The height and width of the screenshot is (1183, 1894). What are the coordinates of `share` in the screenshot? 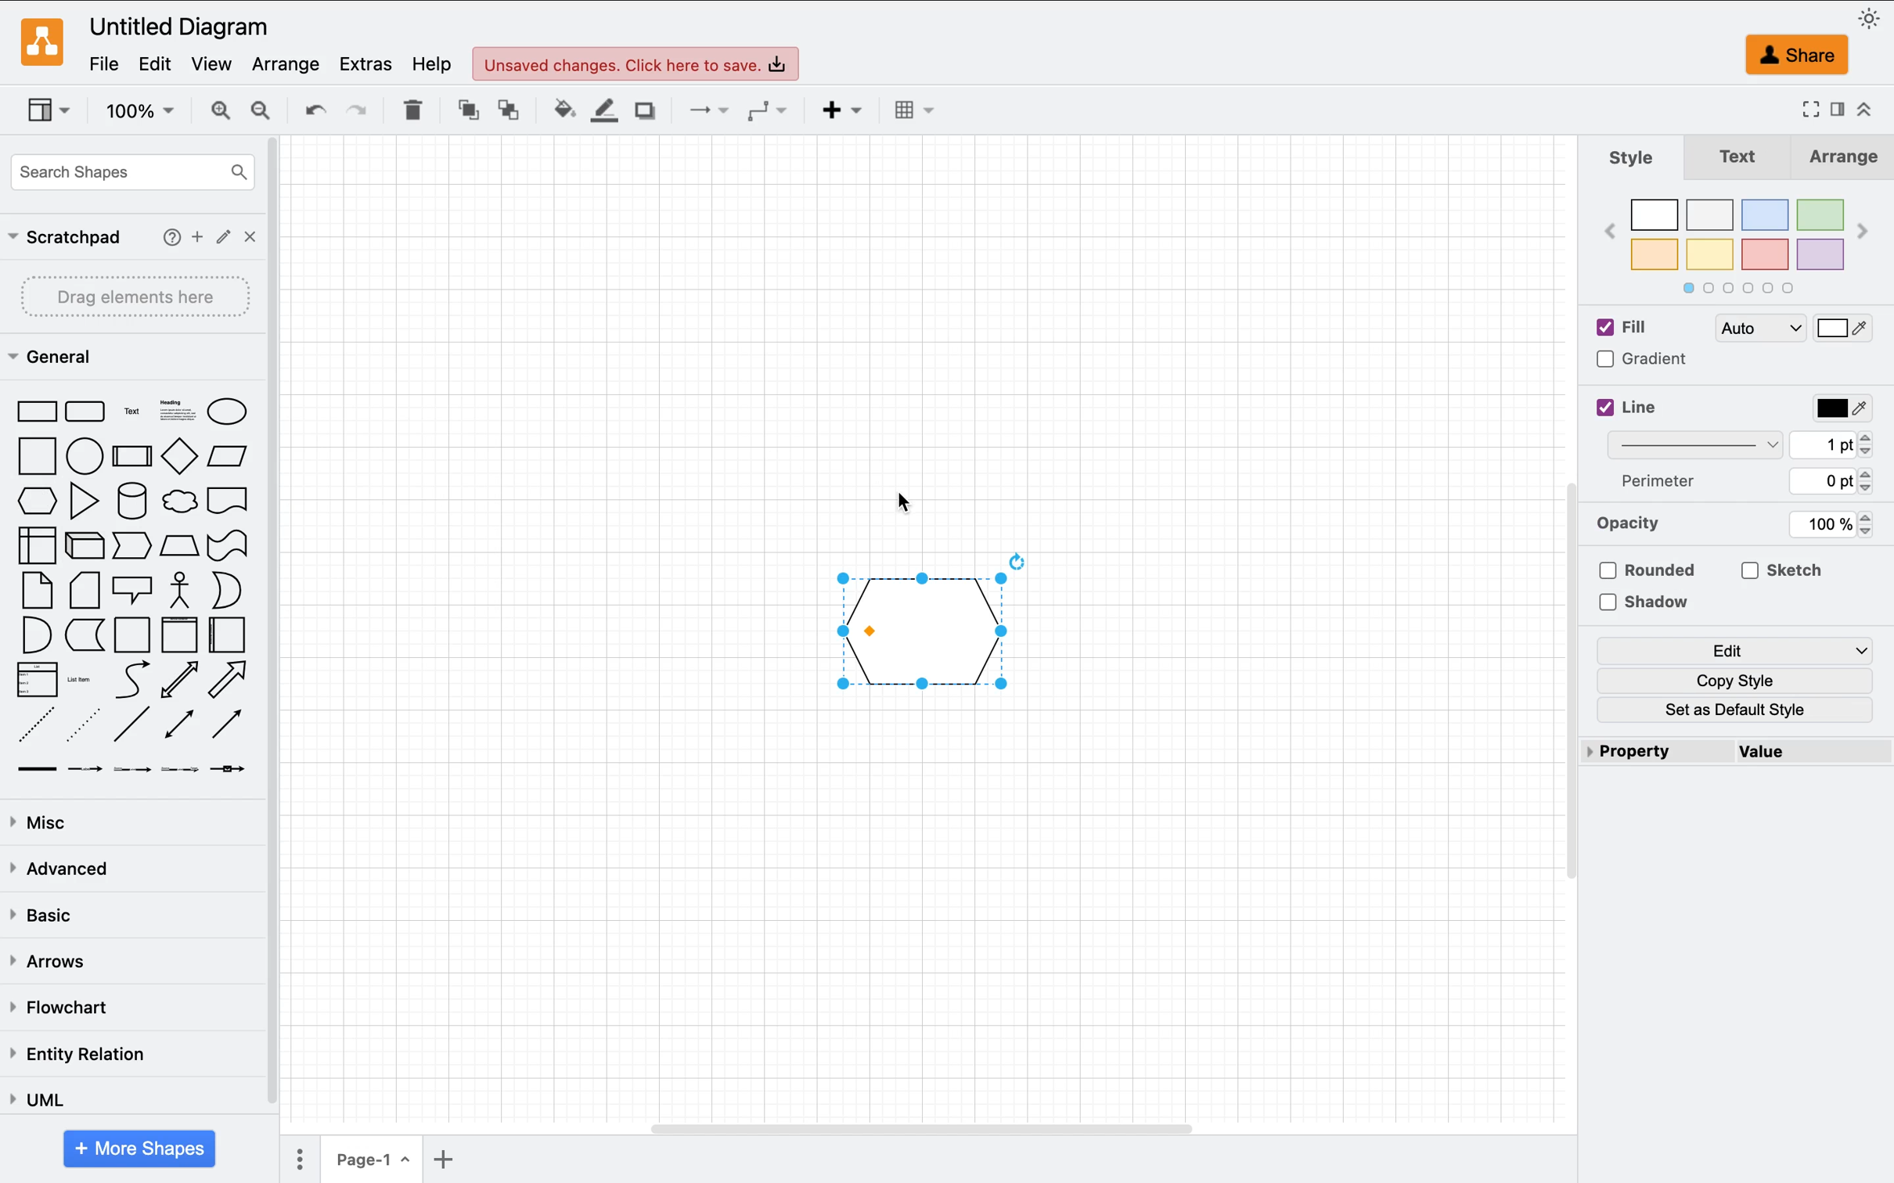 It's located at (1800, 56).